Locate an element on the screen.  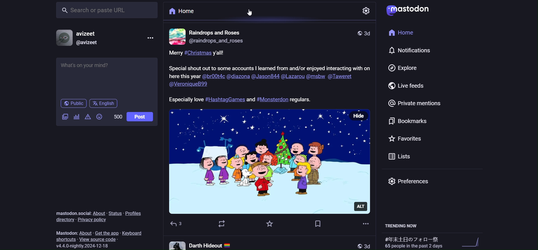
favorite is located at coordinates (405, 138).